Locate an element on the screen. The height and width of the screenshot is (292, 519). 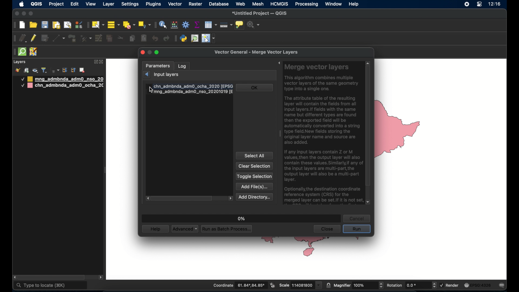
apple icon is located at coordinates (22, 4).